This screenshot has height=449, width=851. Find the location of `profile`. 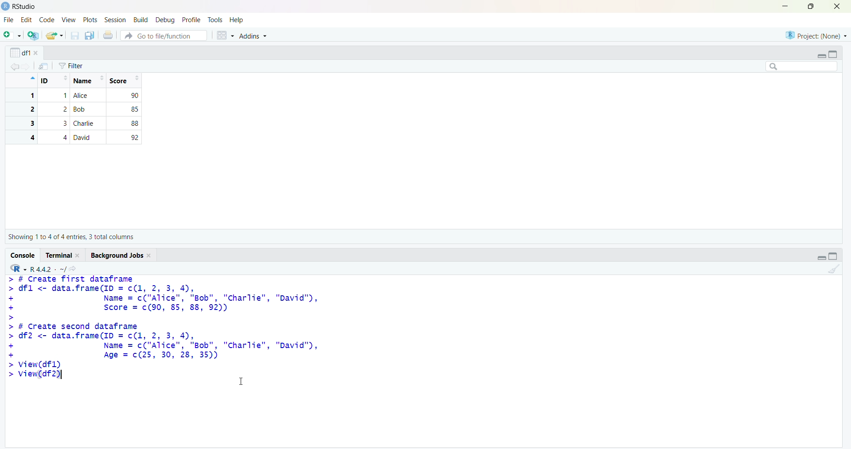

profile is located at coordinates (191, 20).